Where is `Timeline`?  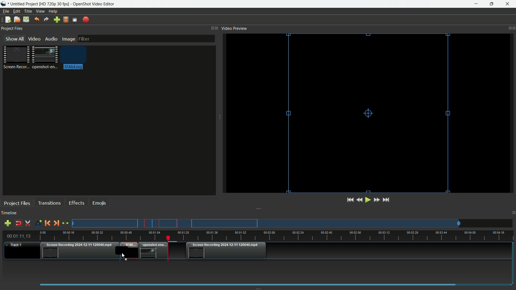 Timeline is located at coordinates (9, 213).